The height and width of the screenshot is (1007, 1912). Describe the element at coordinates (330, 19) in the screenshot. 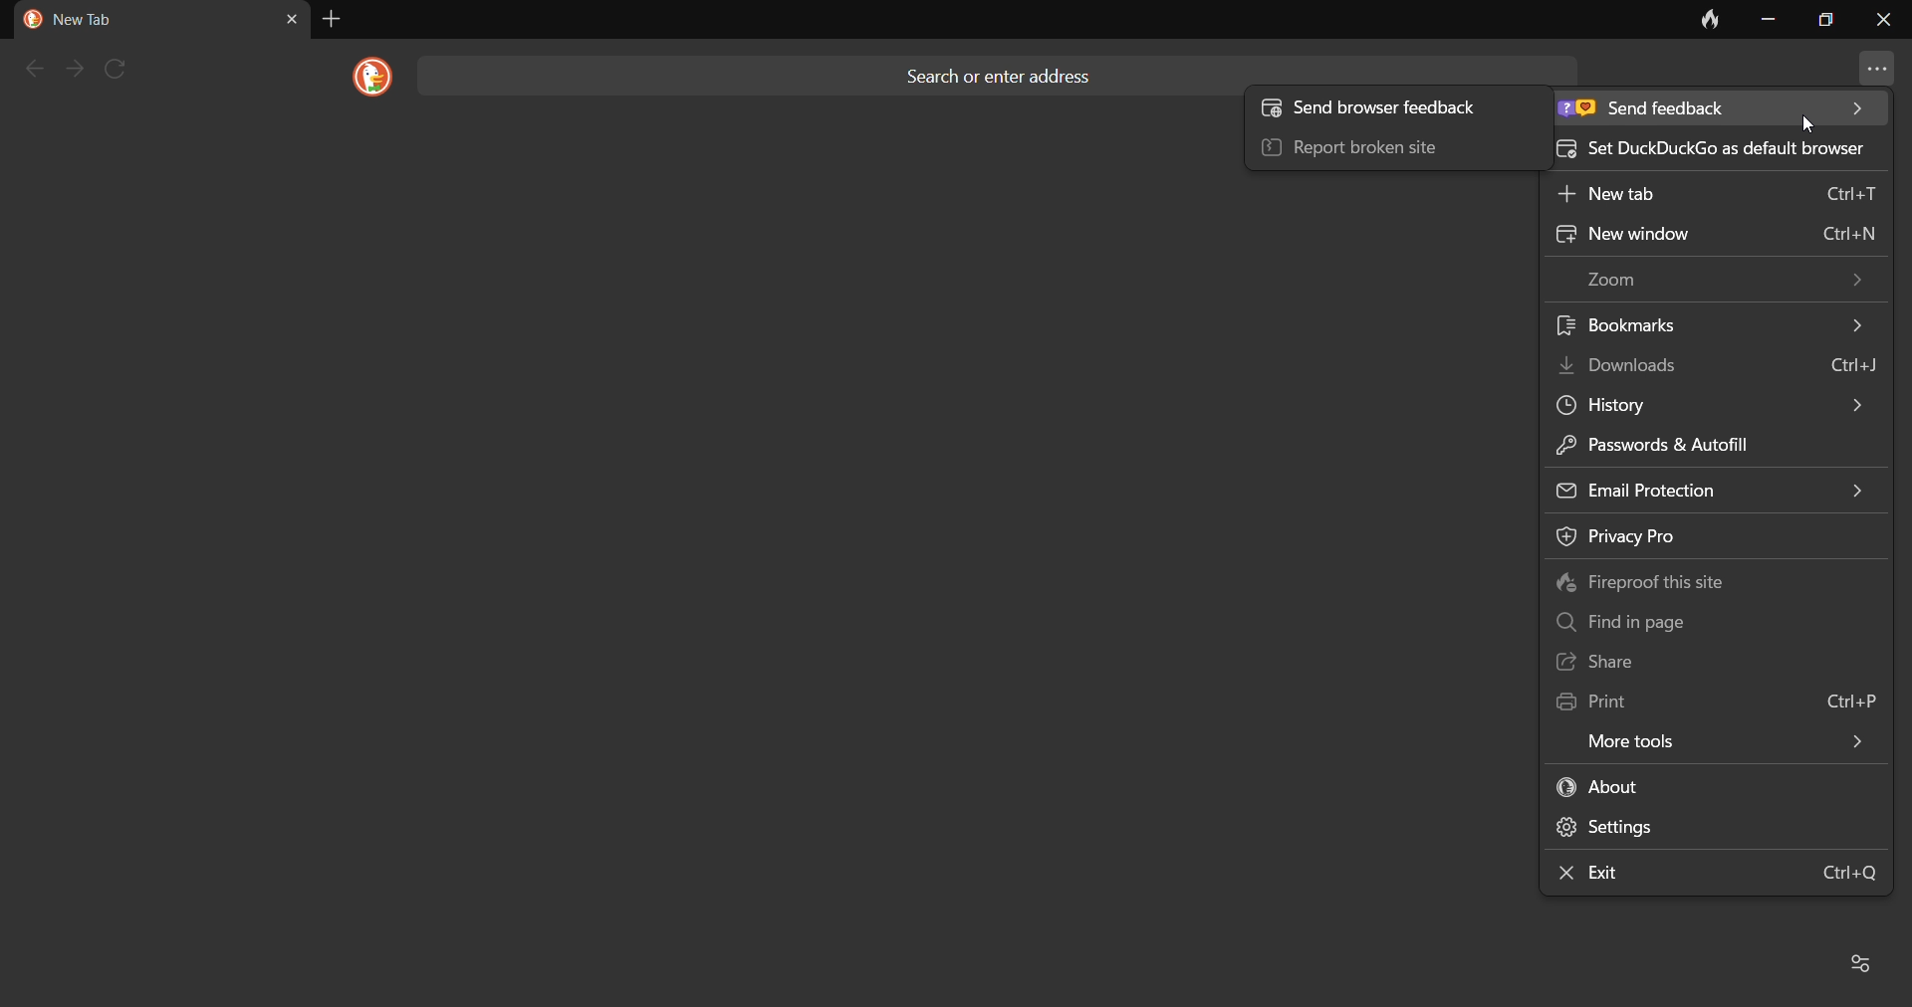

I see `add tab` at that location.